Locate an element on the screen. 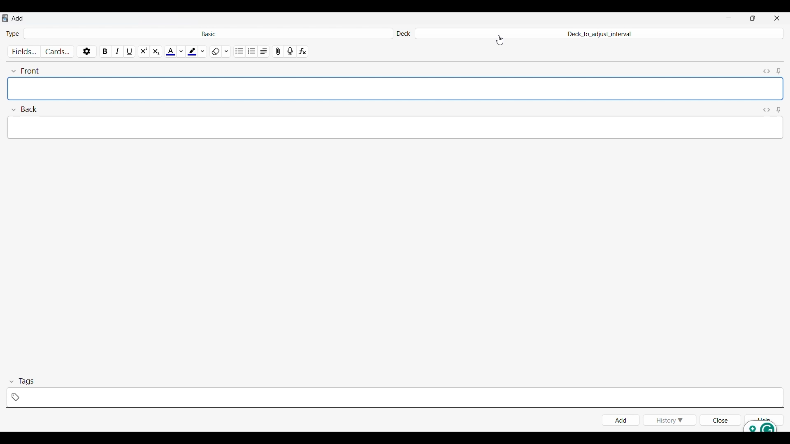 The width and height of the screenshot is (790, 444). Click to select card type in deck is located at coordinates (208, 33).